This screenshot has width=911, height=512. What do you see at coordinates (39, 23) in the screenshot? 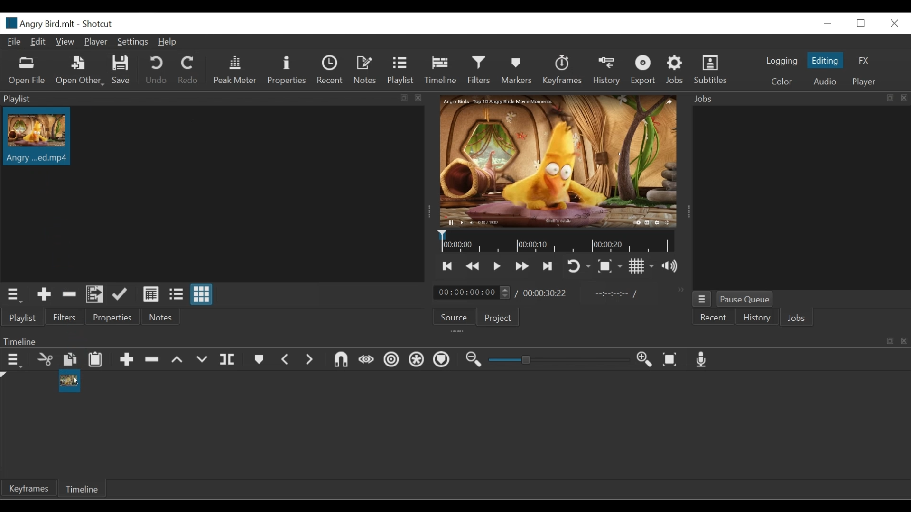
I see `File name` at bounding box center [39, 23].